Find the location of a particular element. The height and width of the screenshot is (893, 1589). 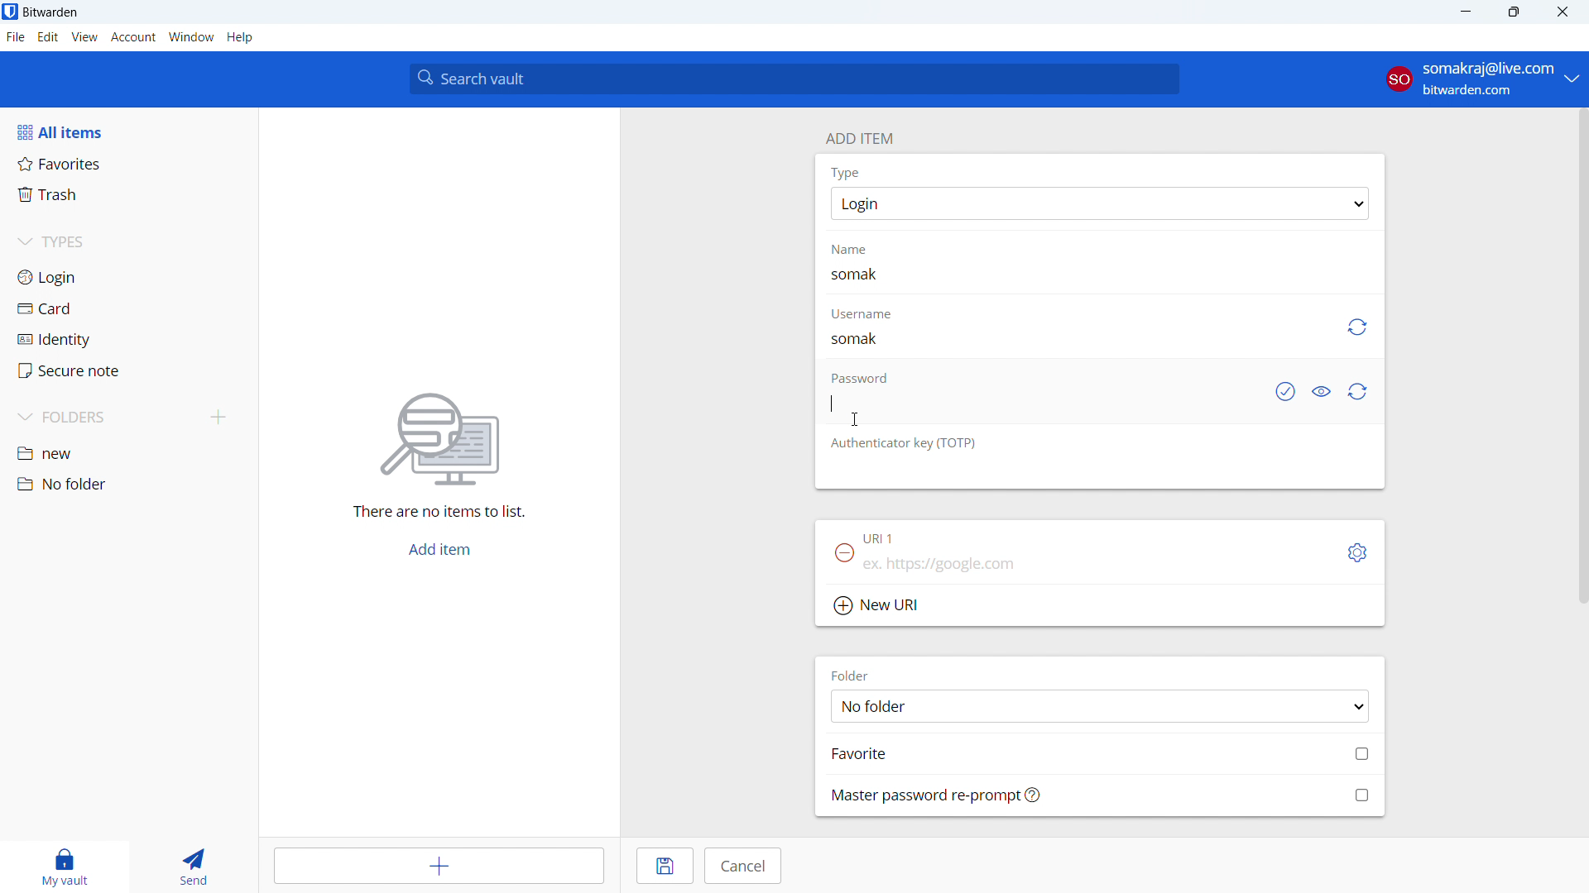

window is located at coordinates (191, 37).